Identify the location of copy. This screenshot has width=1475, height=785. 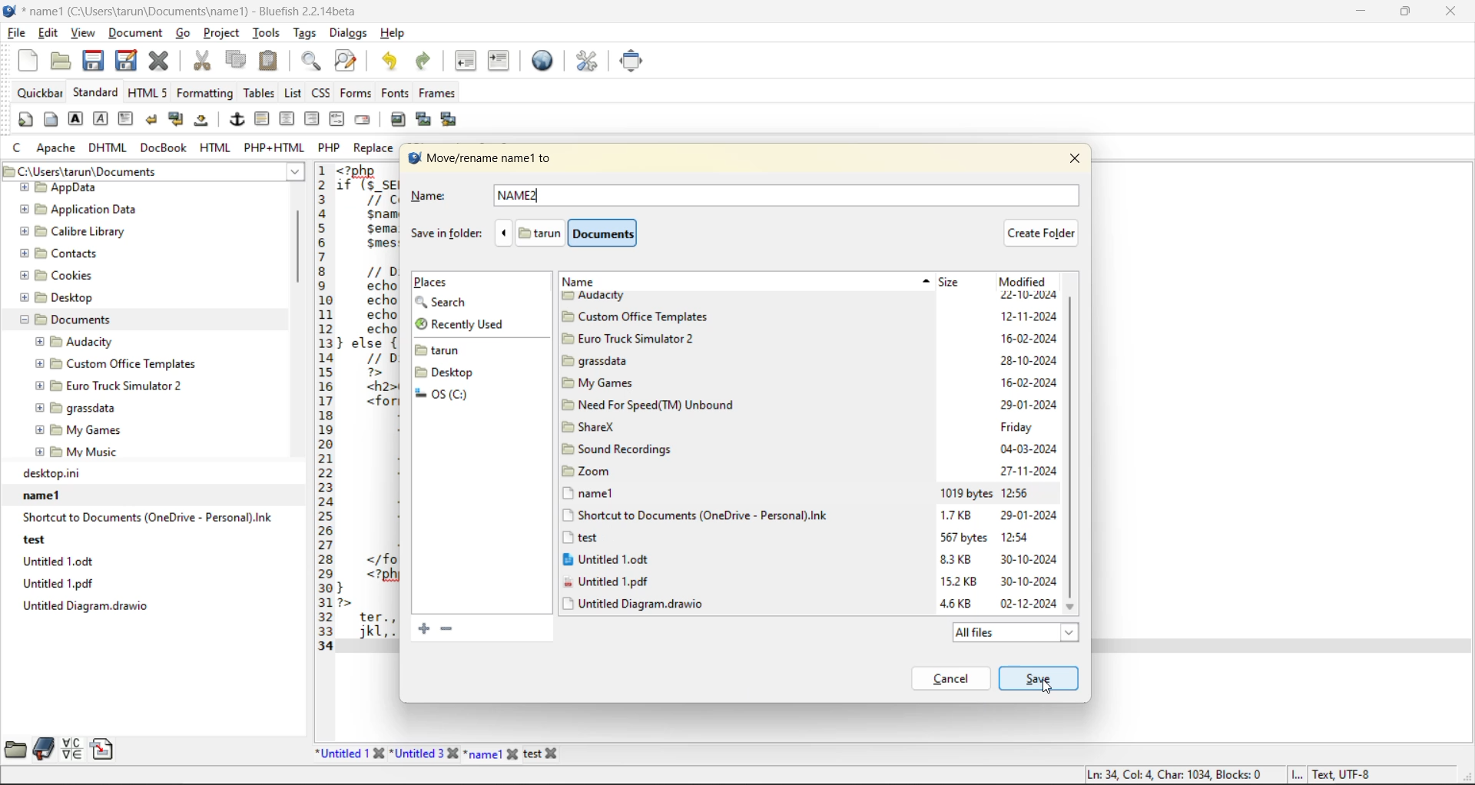
(238, 61).